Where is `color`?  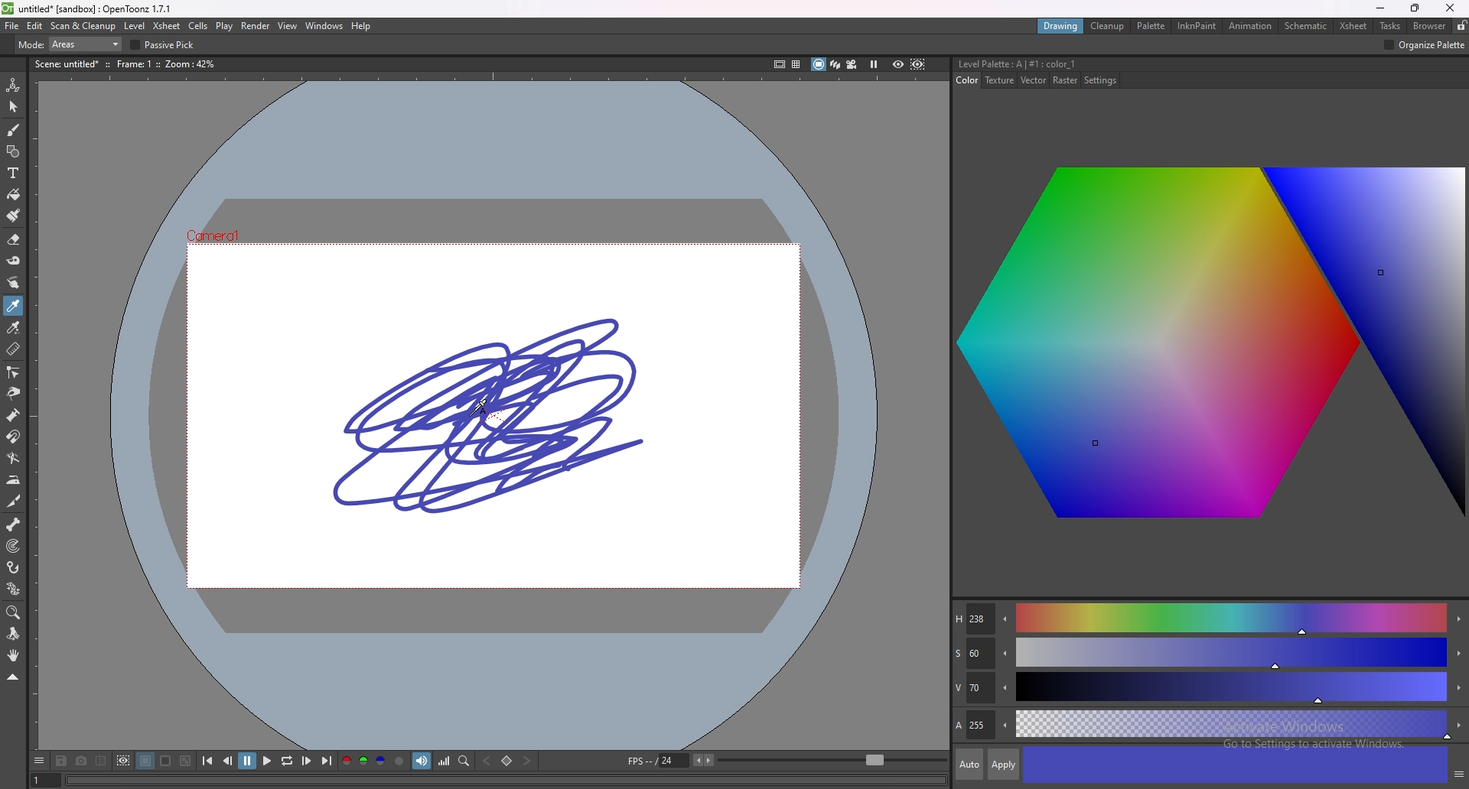
color is located at coordinates (968, 80).